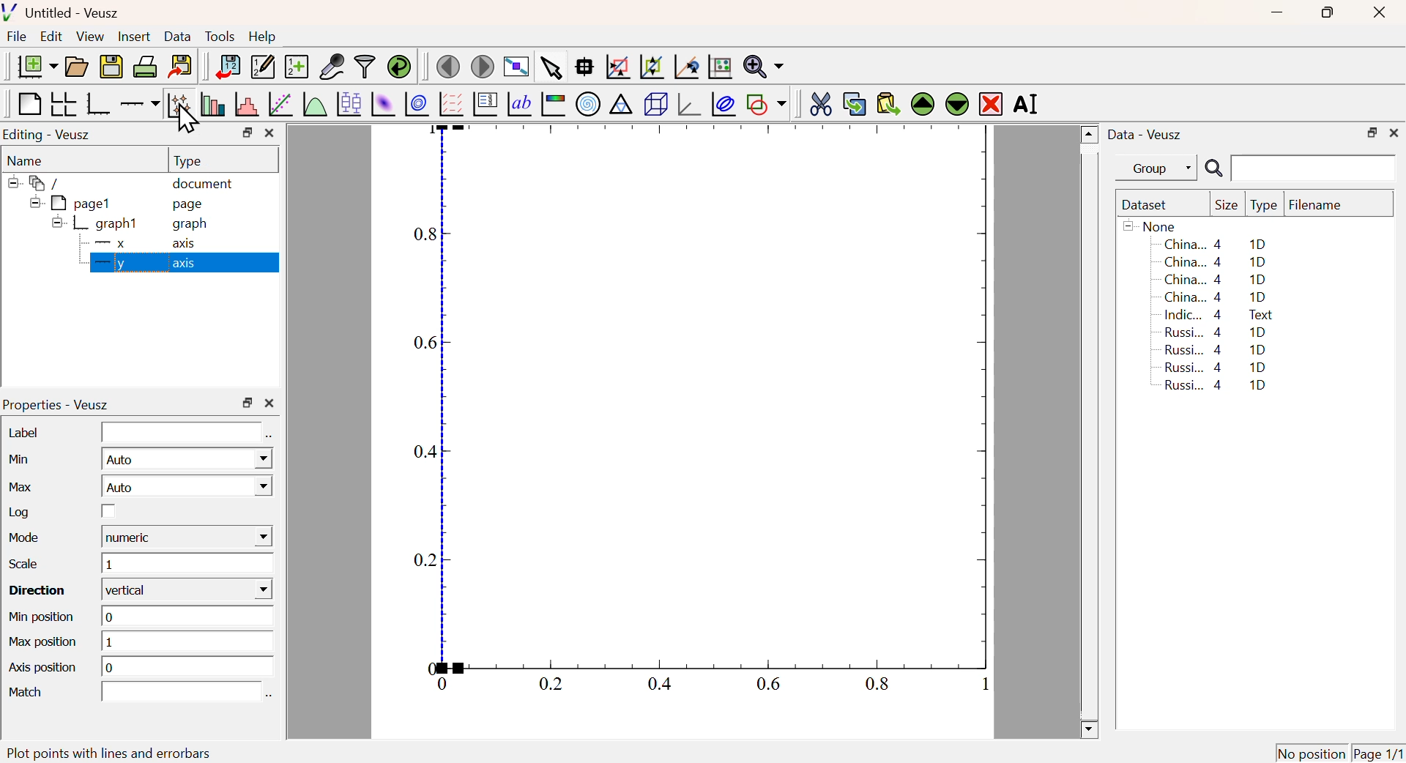 This screenshot has width=1406, height=763. Describe the element at coordinates (1215, 244) in the screenshot. I see `China... 4 1D` at that location.